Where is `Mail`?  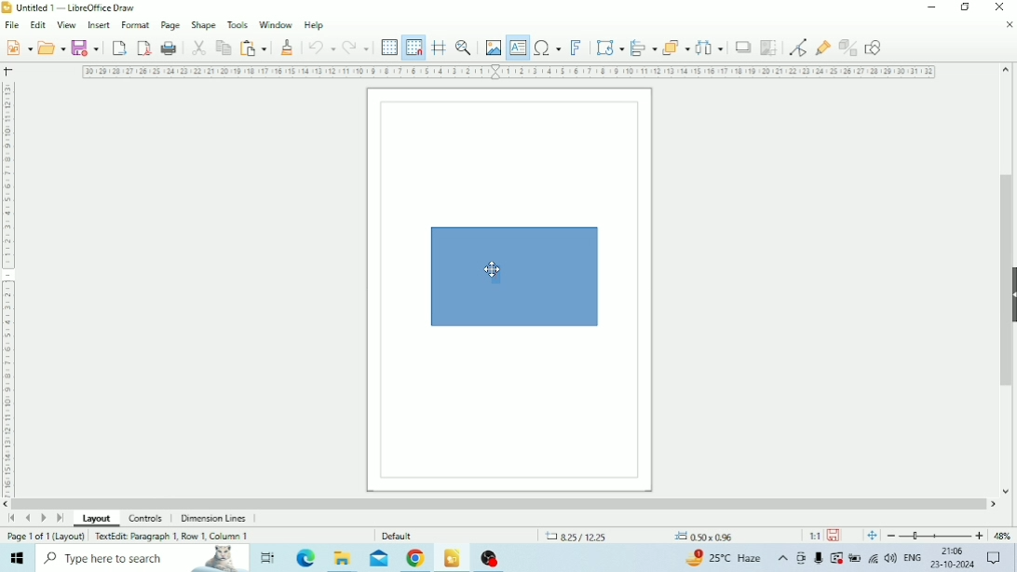 Mail is located at coordinates (377, 559).